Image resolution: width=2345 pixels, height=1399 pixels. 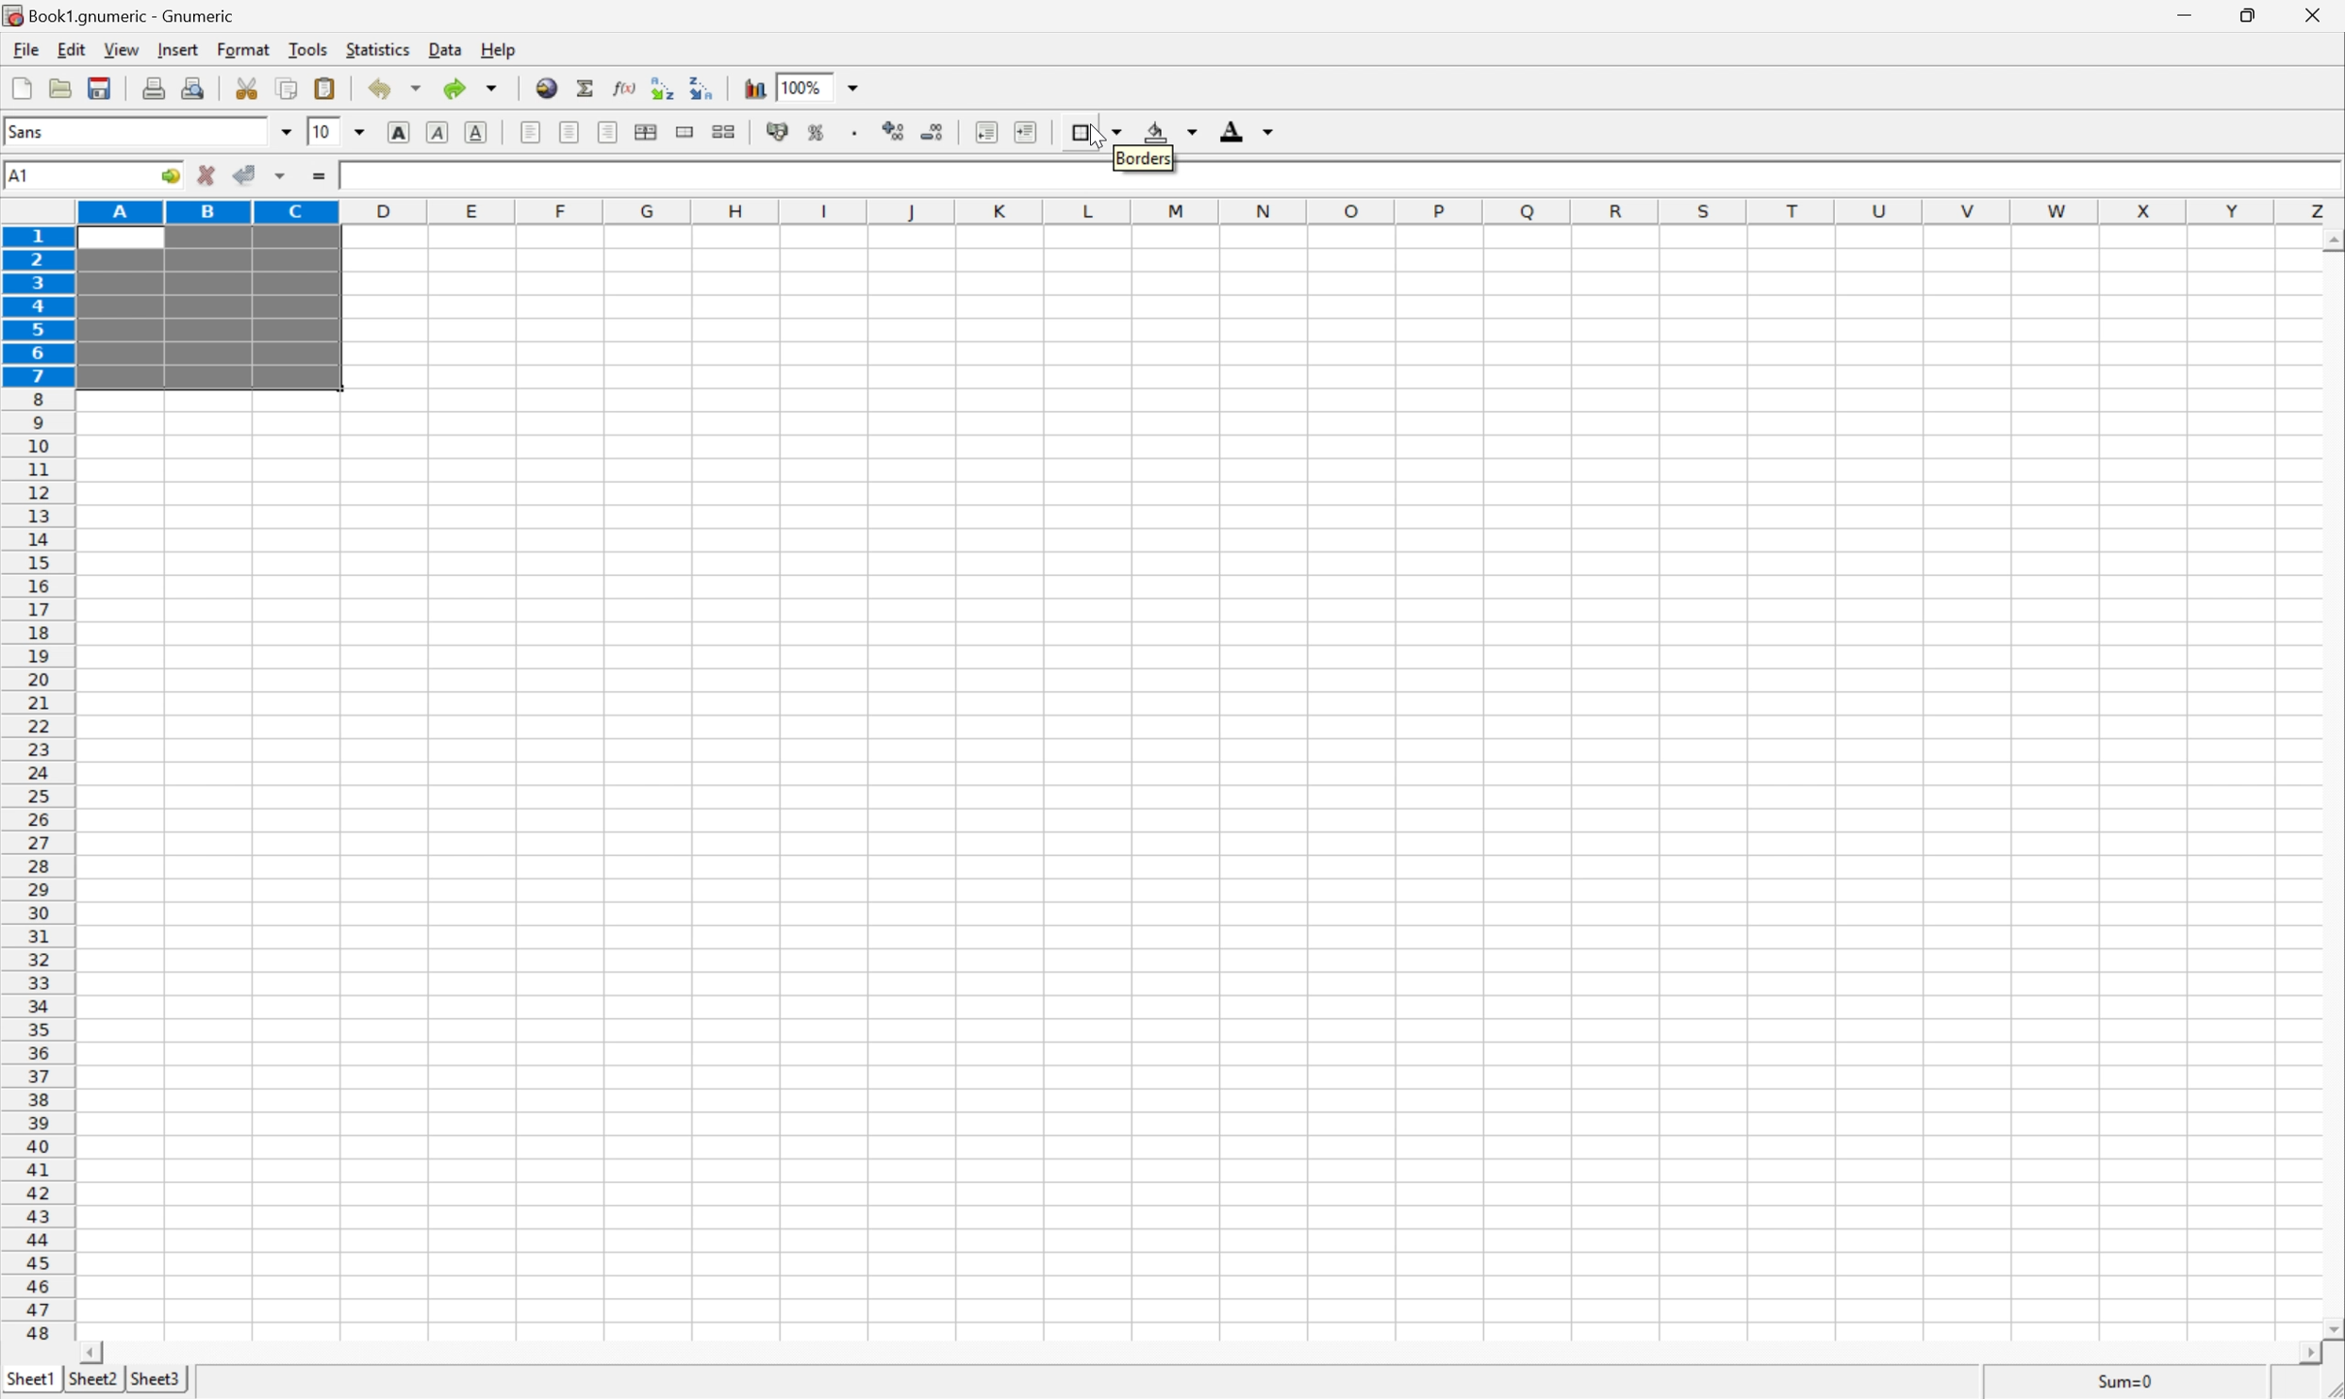 What do you see at coordinates (177, 50) in the screenshot?
I see `insert` at bounding box center [177, 50].